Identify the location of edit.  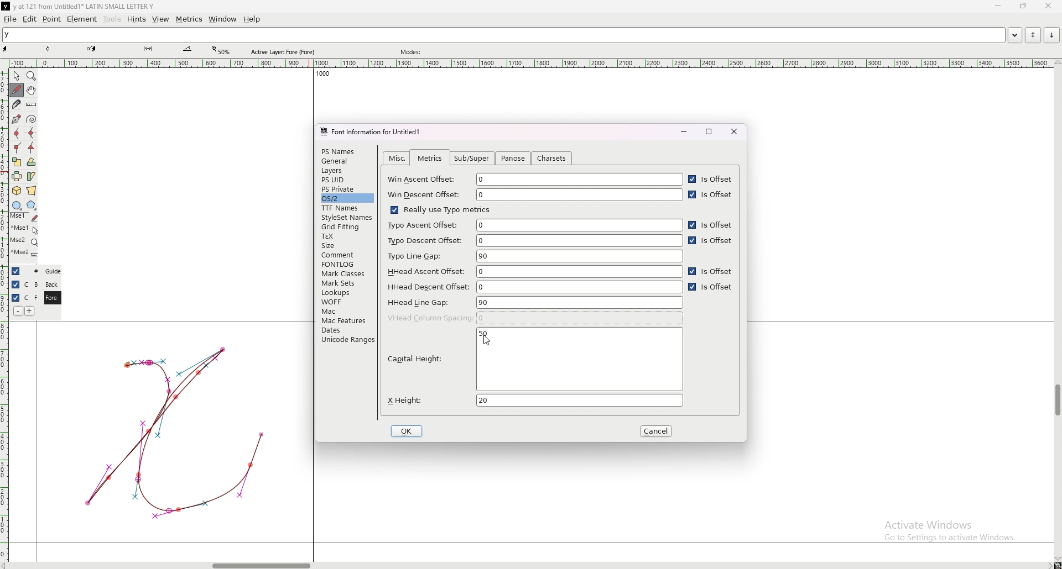
(30, 19).